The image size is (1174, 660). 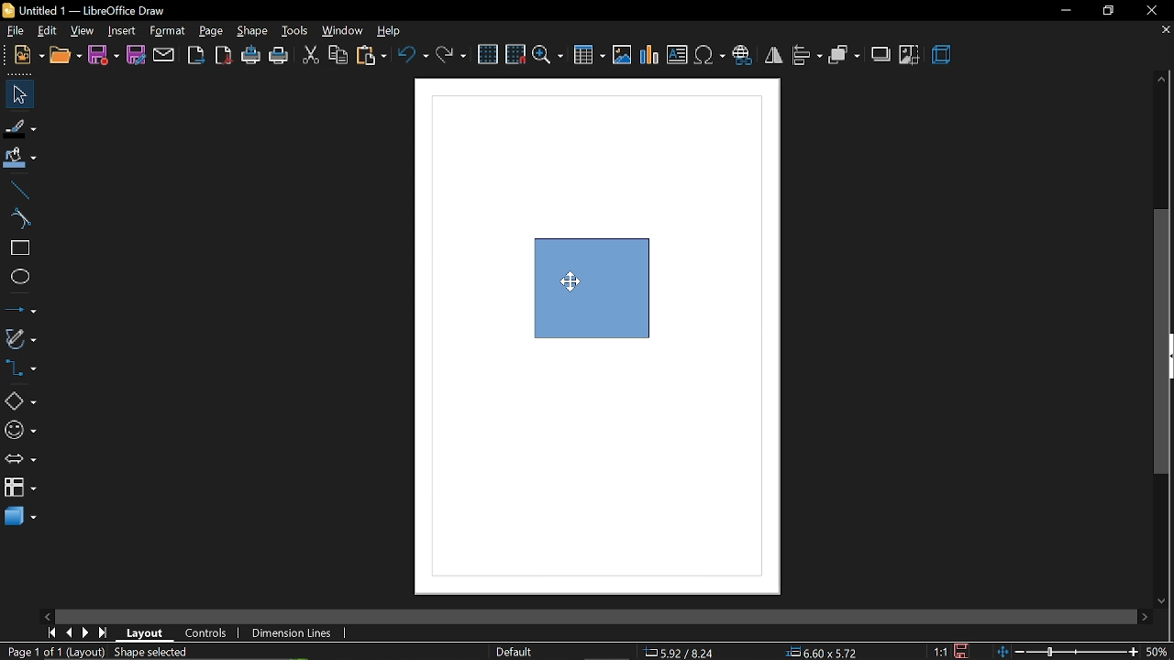 I want to click on Insert chart, so click(x=650, y=56).